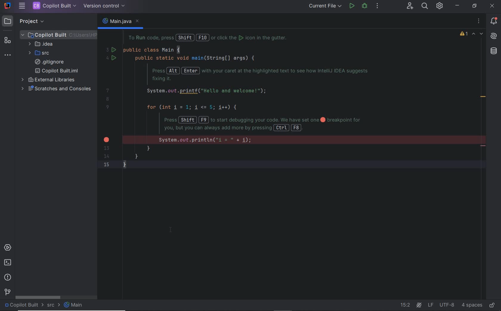 The width and height of the screenshot is (501, 311). I want to click on 14, so click(107, 156).